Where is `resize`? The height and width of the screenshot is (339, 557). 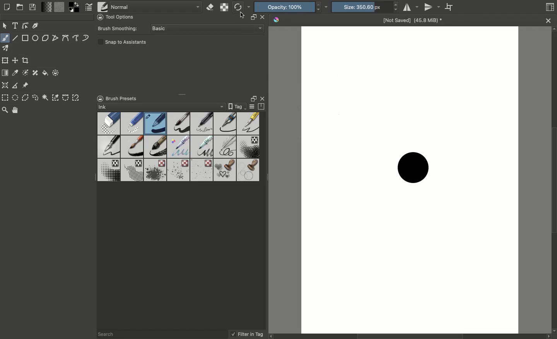 resize is located at coordinates (252, 17).